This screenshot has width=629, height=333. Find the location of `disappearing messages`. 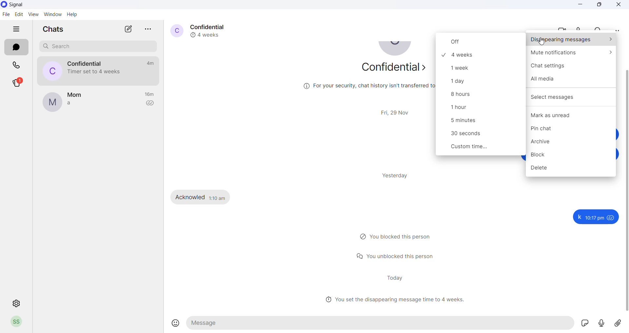

disappearing messages is located at coordinates (572, 40).